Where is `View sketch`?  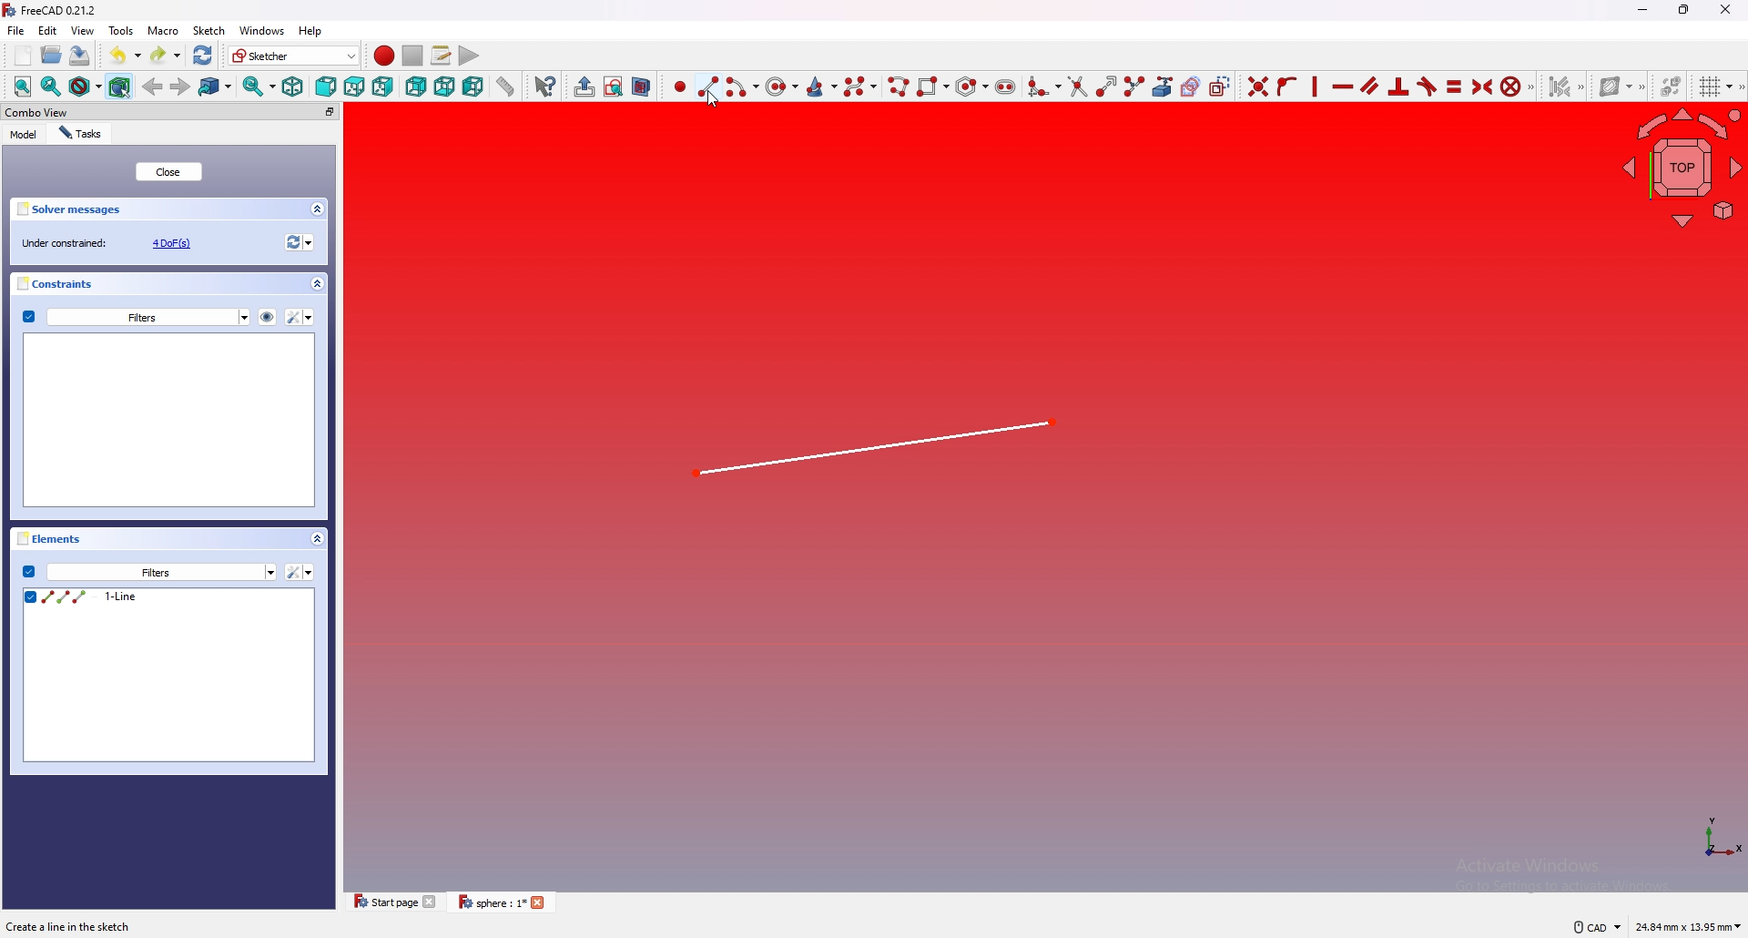 View sketch is located at coordinates (613, 87).